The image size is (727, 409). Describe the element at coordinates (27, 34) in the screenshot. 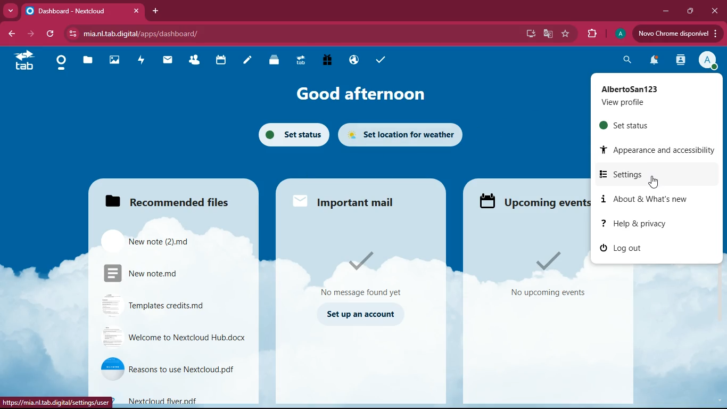

I see `forward` at that location.